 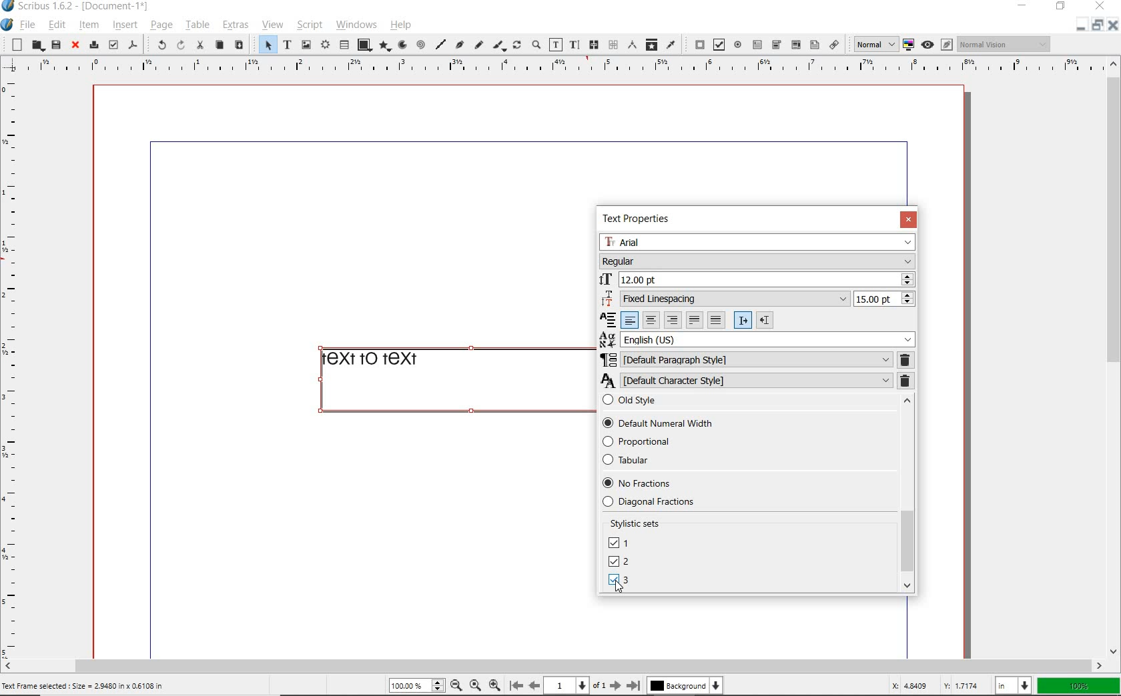 What do you see at coordinates (718, 45) in the screenshot?
I see `pdf check box` at bounding box center [718, 45].